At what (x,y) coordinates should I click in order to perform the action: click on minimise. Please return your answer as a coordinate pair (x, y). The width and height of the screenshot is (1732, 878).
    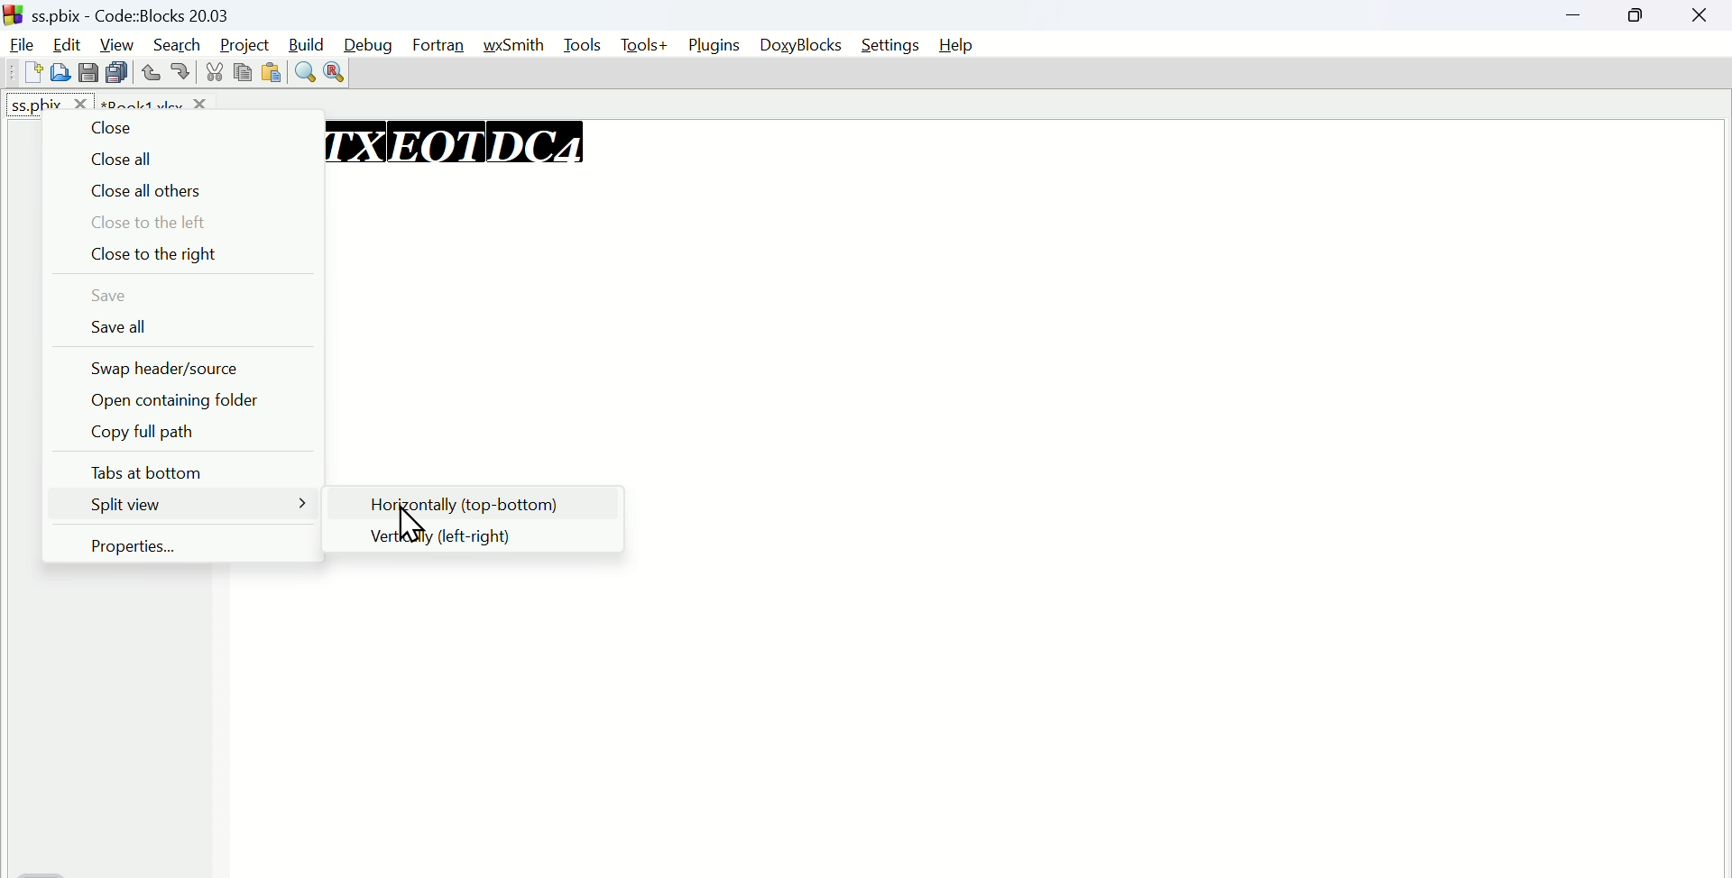
    Looking at the image, I should click on (1582, 17).